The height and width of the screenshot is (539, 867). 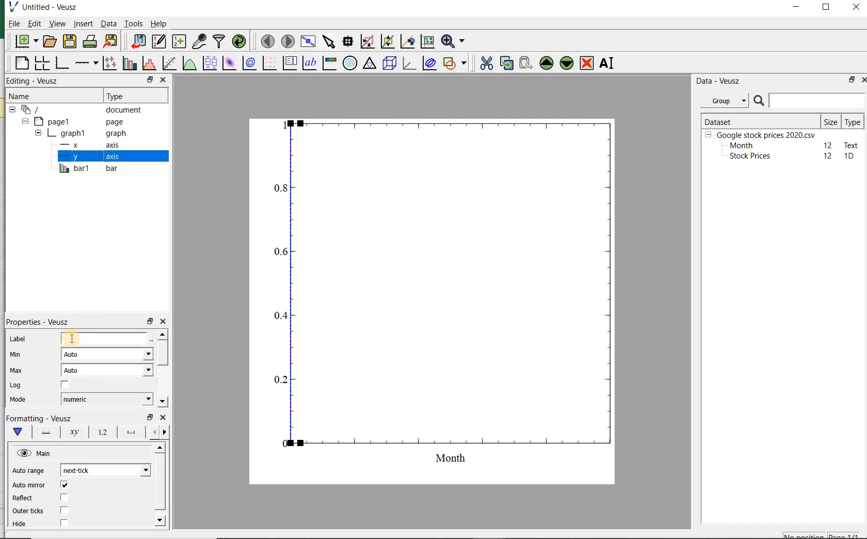 I want to click on reload linked datasets, so click(x=241, y=42).